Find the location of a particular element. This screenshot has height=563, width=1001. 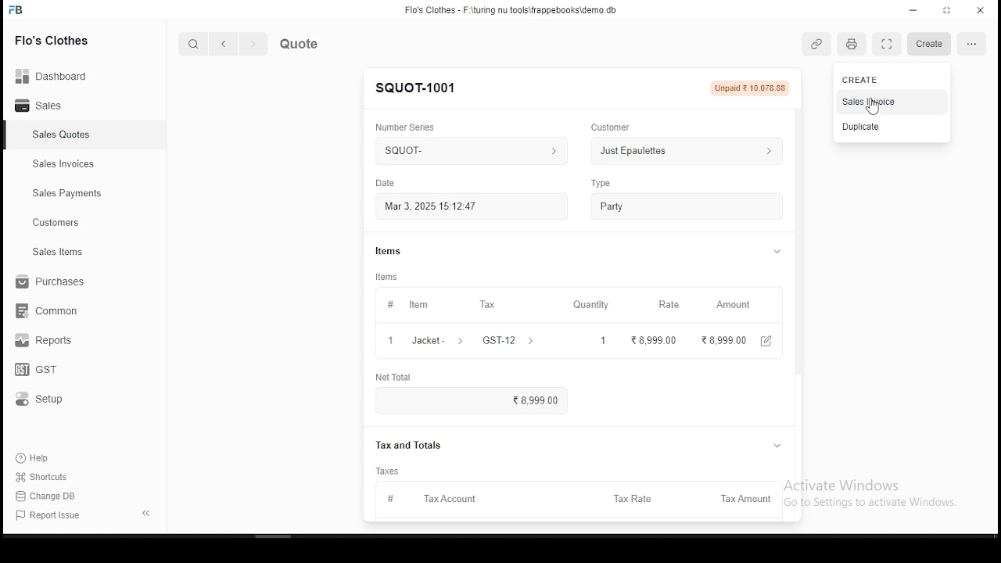

next is located at coordinates (254, 45).